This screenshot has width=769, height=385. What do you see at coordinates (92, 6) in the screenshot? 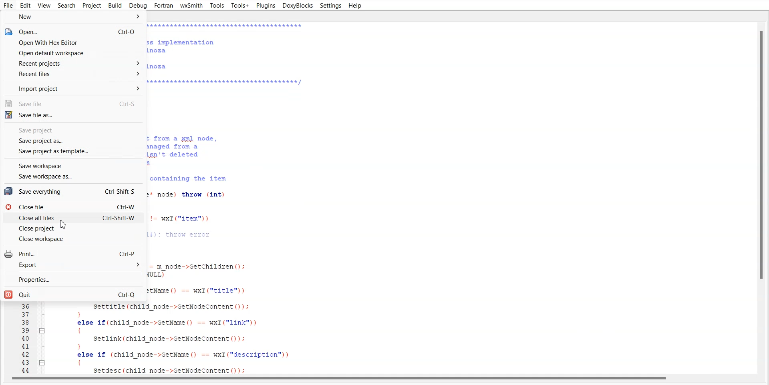
I see `Project` at bounding box center [92, 6].